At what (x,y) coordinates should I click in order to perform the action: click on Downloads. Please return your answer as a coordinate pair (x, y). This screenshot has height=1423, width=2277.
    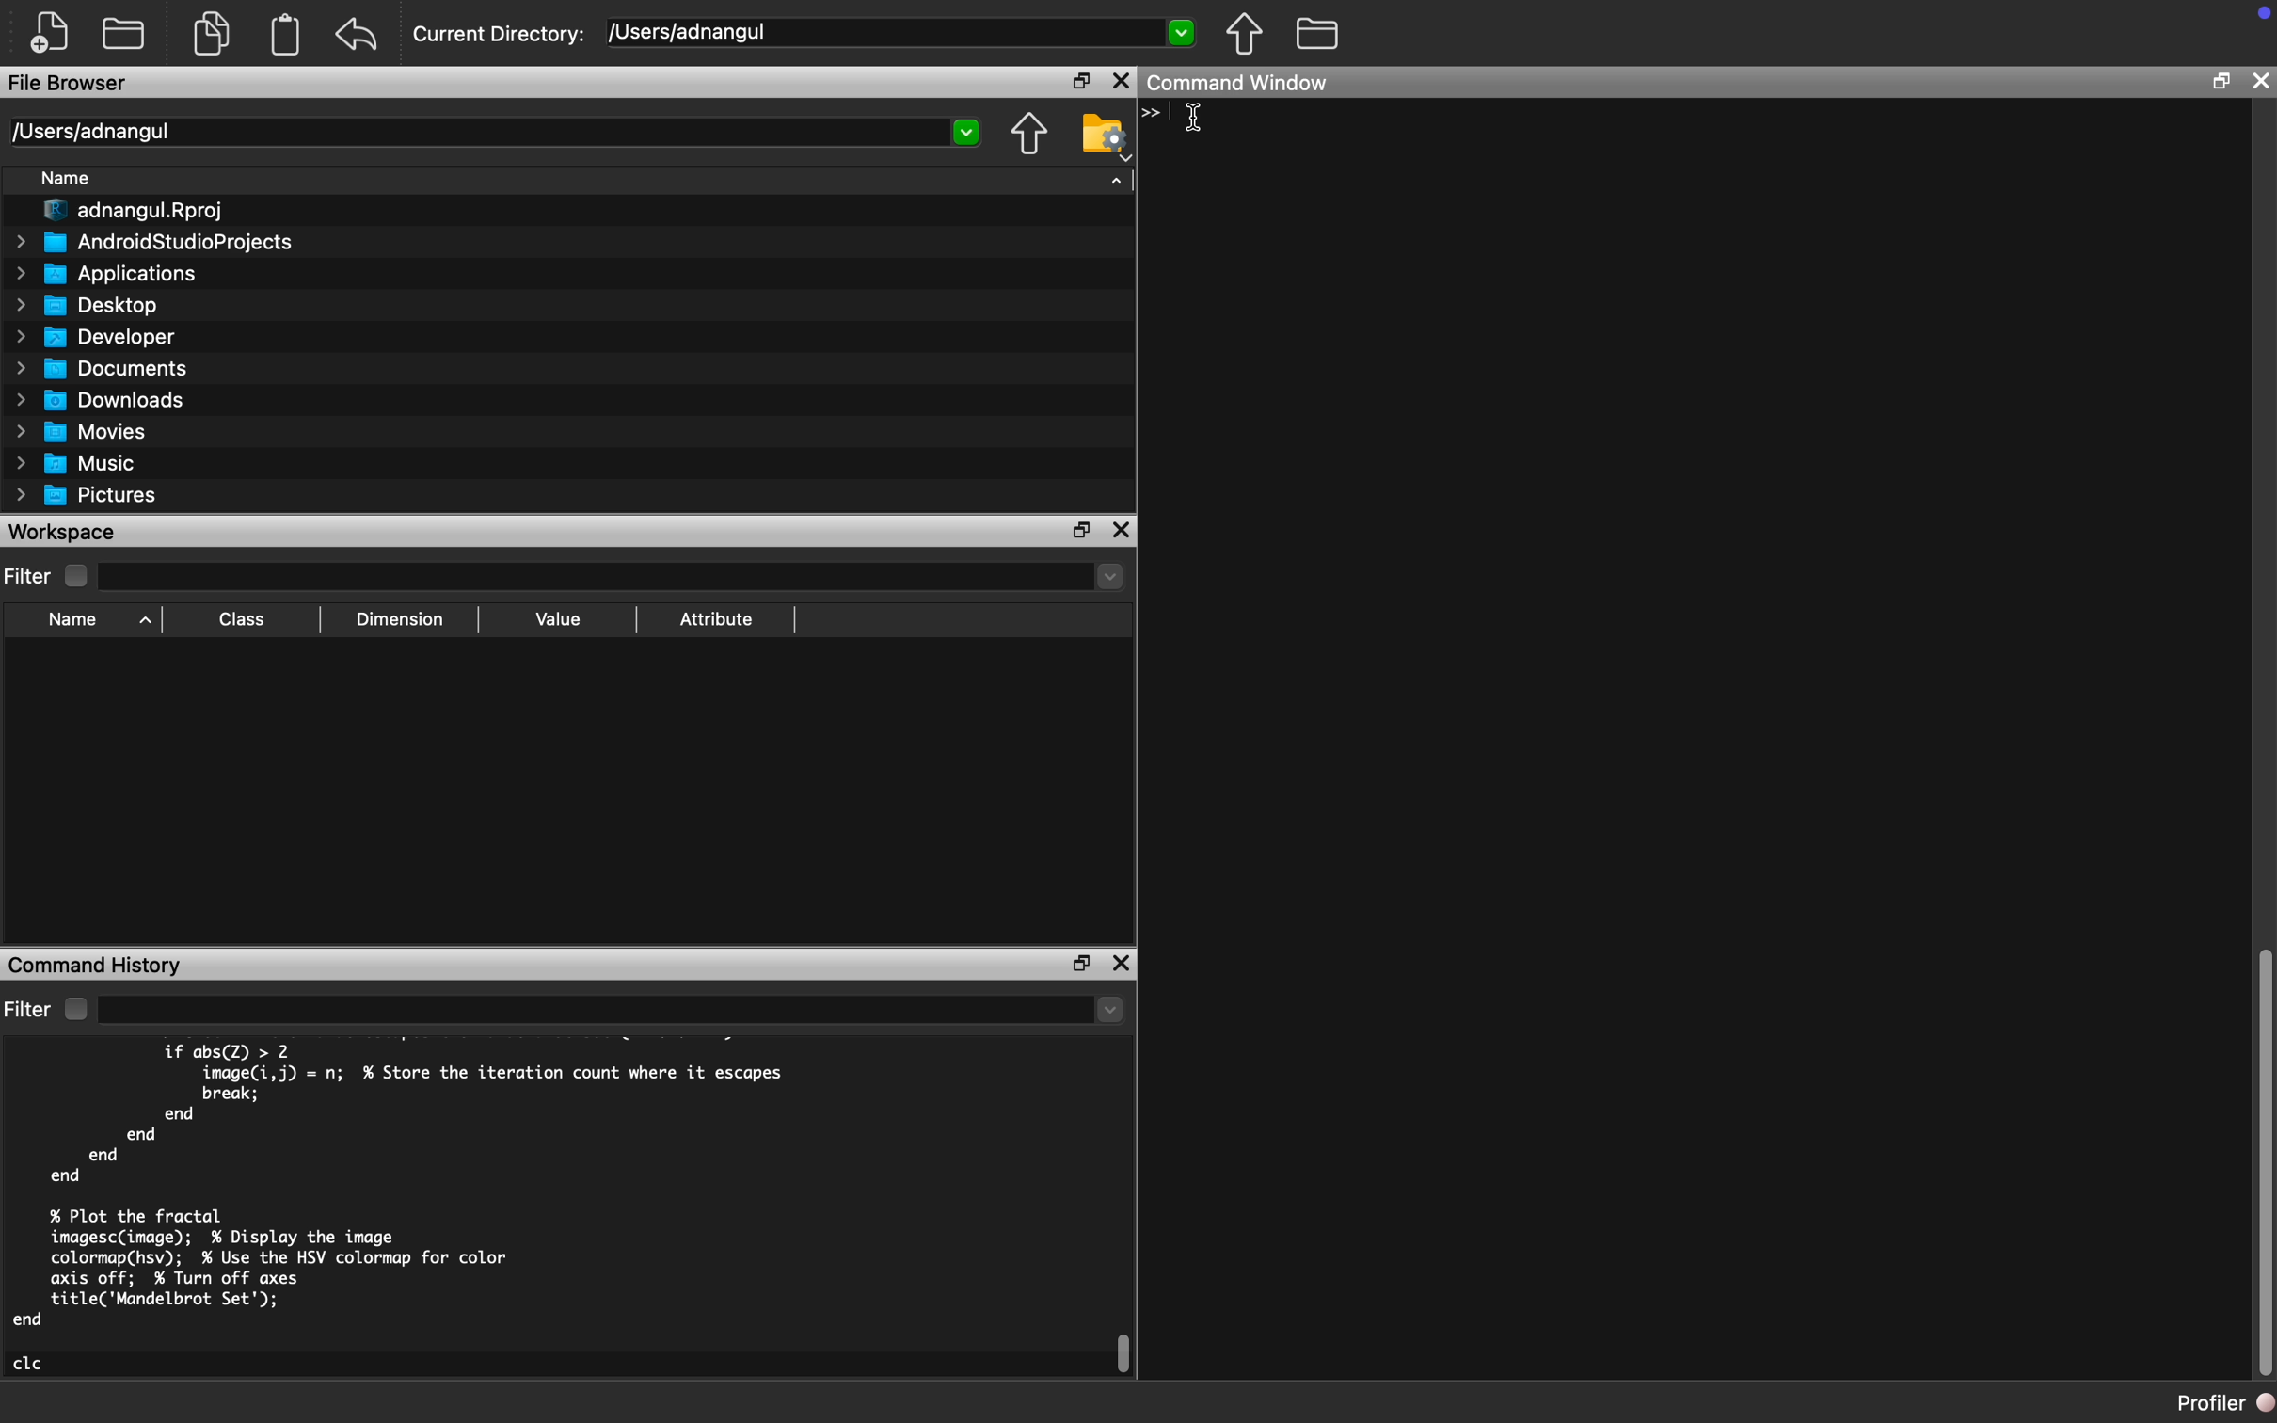
    Looking at the image, I should click on (103, 399).